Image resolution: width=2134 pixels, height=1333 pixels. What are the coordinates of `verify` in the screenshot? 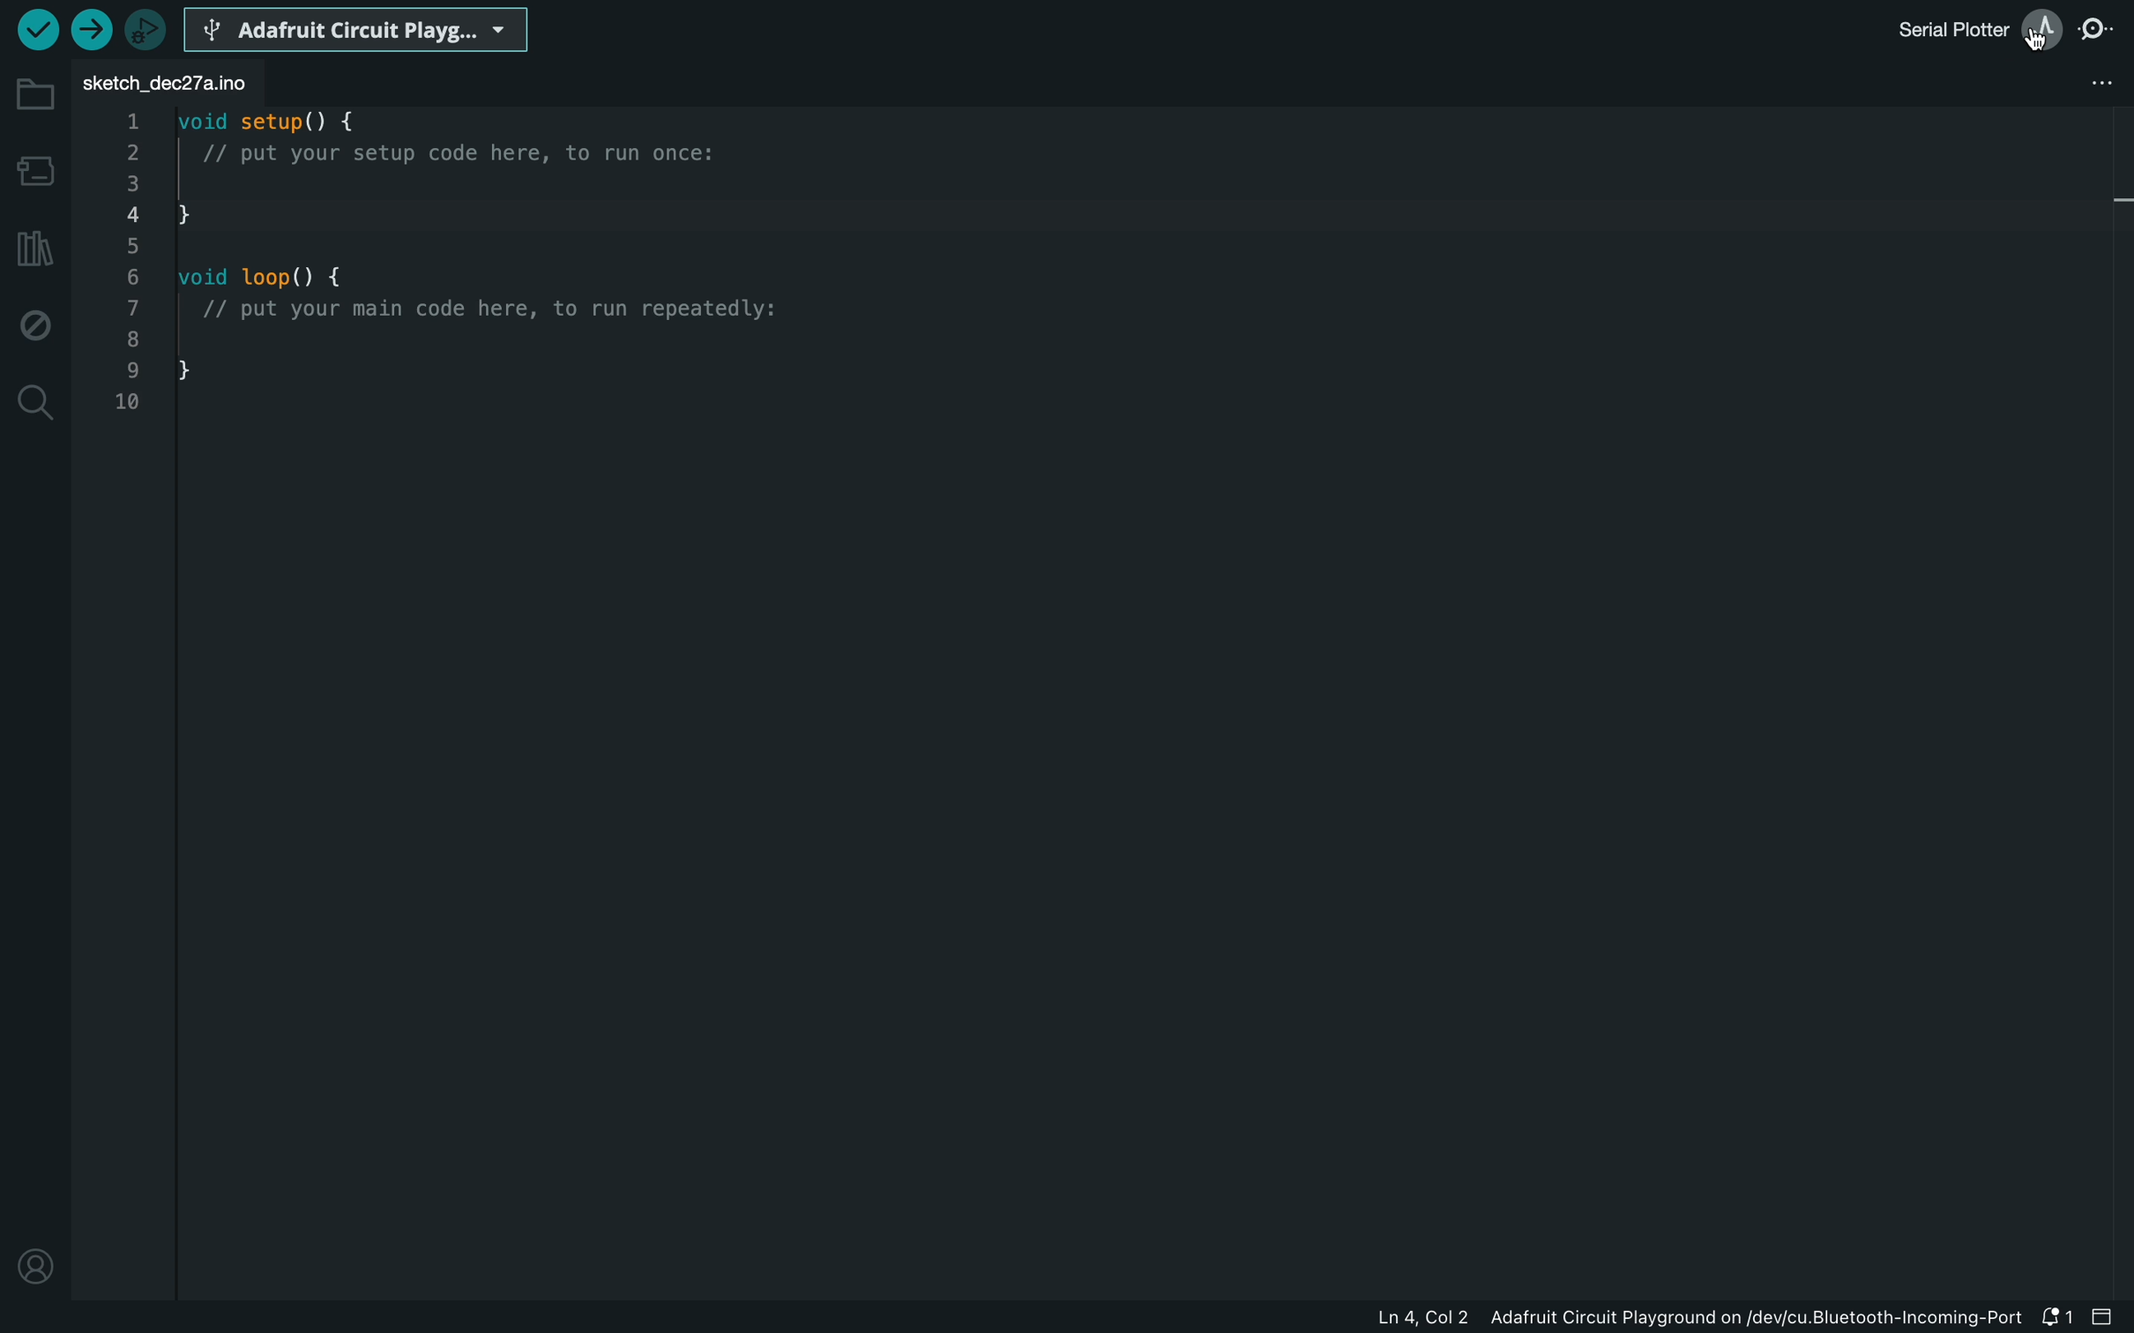 It's located at (33, 31).